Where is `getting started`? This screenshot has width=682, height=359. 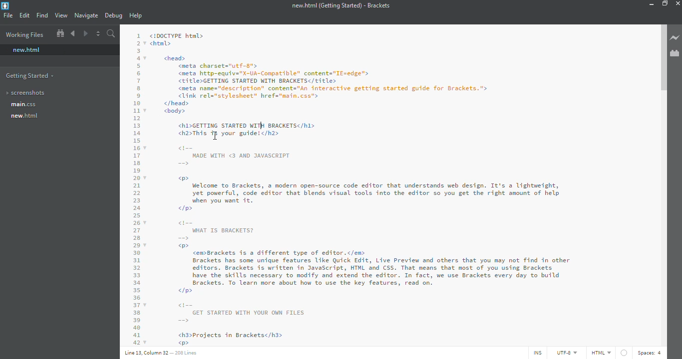 getting started is located at coordinates (31, 75).